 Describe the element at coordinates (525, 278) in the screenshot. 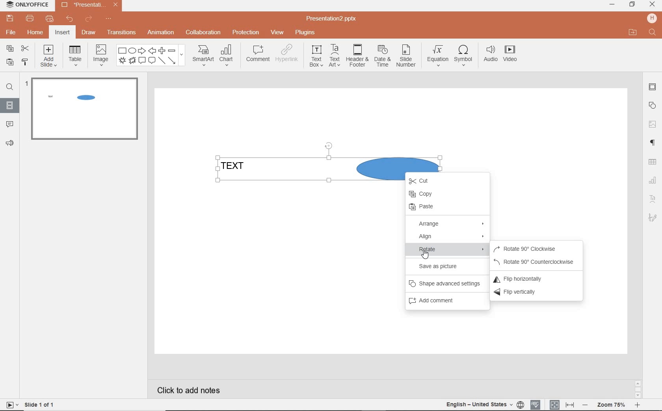

I see `FLIP HORIZONTALLY` at that location.